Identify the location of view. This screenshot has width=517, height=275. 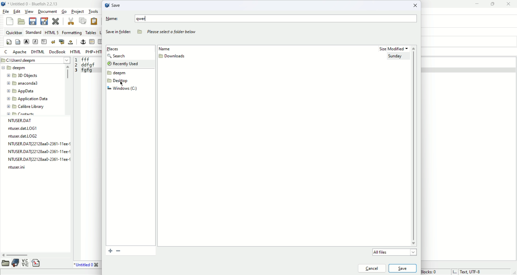
(29, 11).